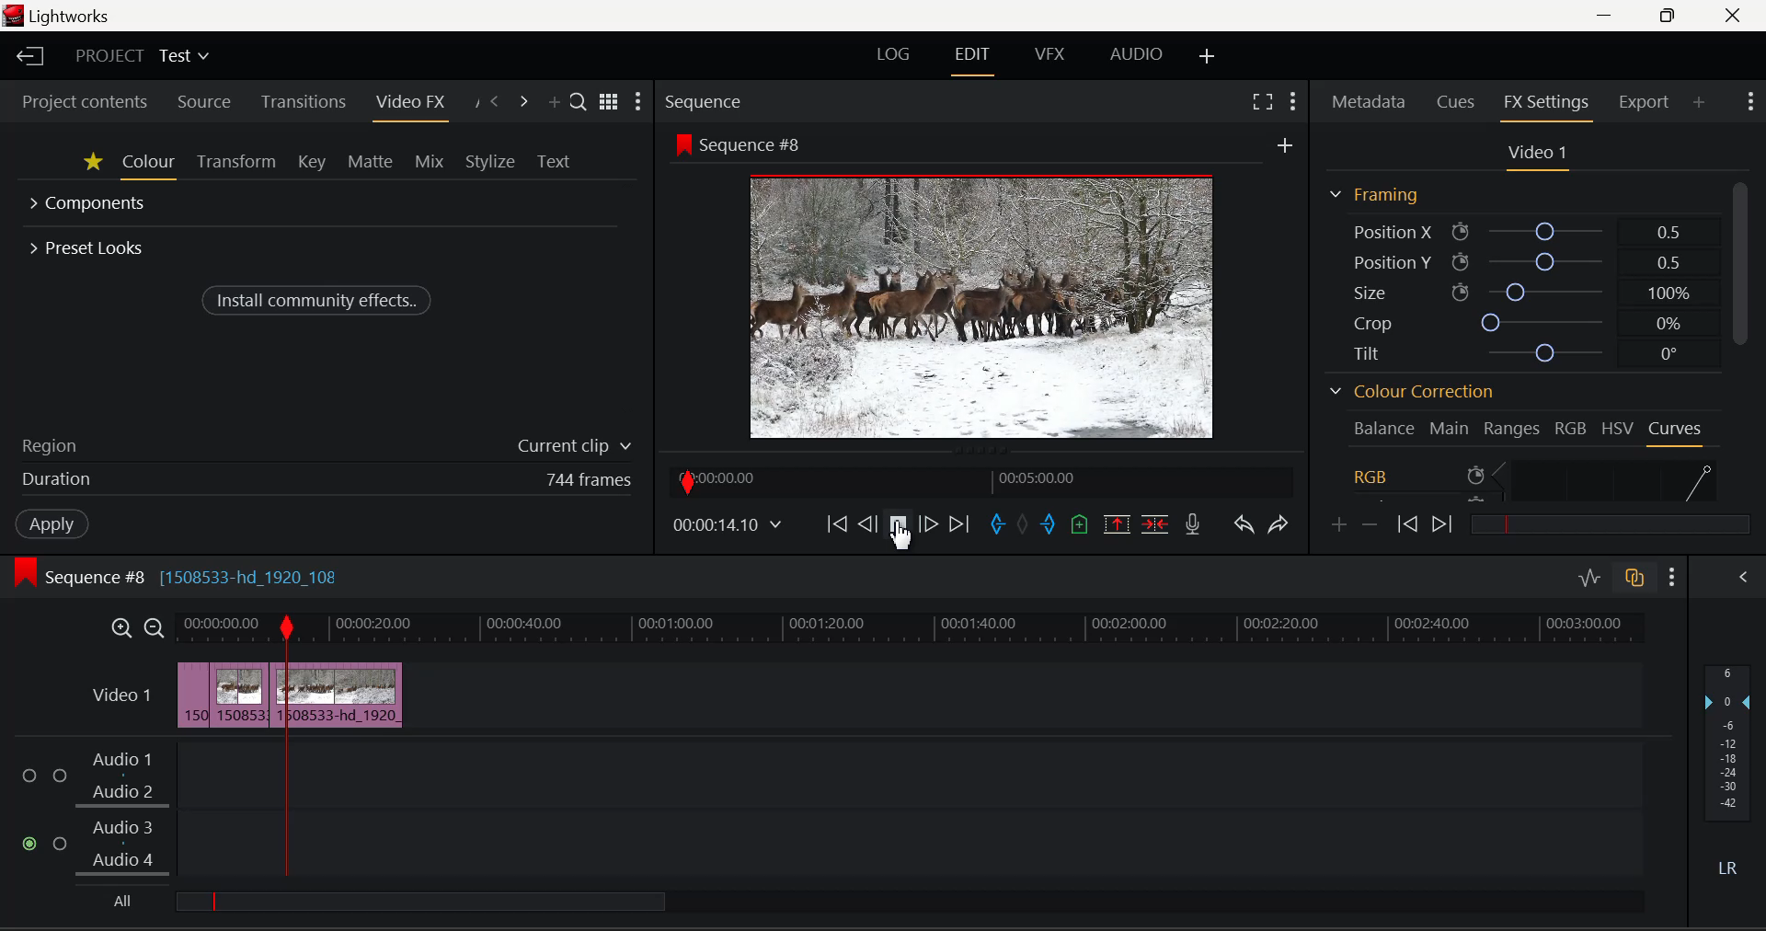 The width and height of the screenshot is (1766, 931). What do you see at coordinates (327, 480) in the screenshot?
I see `Frame Duration` at bounding box center [327, 480].